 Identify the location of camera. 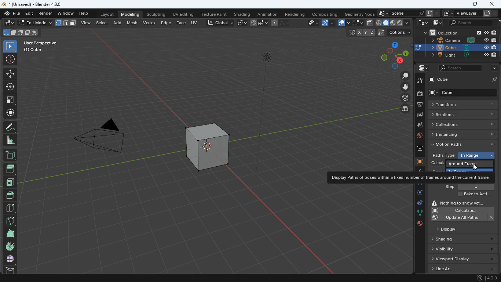
(419, 94).